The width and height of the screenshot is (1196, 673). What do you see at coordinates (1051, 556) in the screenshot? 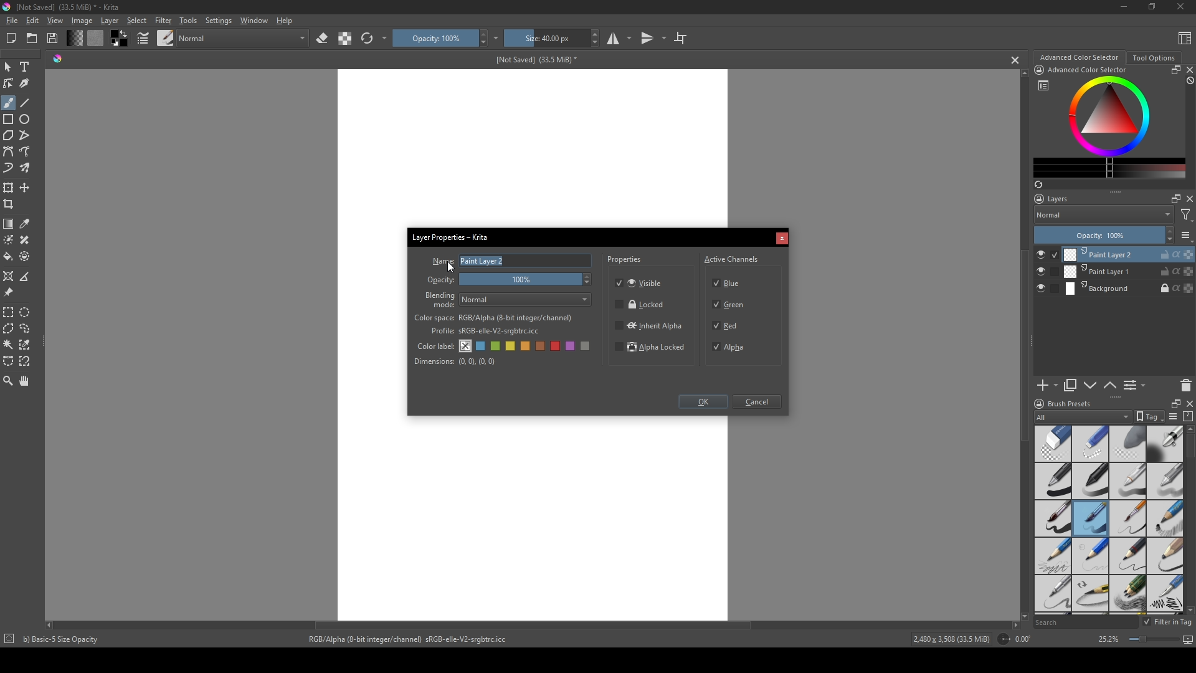
I see `pencil` at bounding box center [1051, 556].